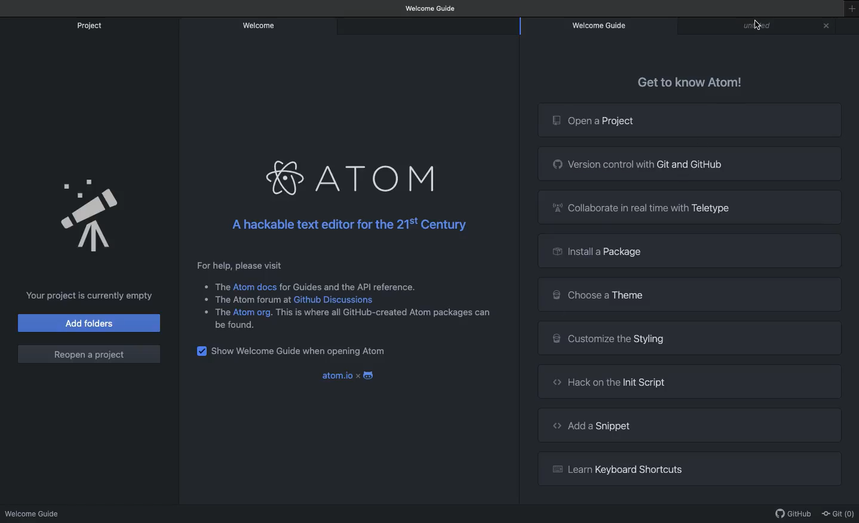  Describe the element at coordinates (333, 301) in the screenshot. I see `Github Discussion Link` at that location.